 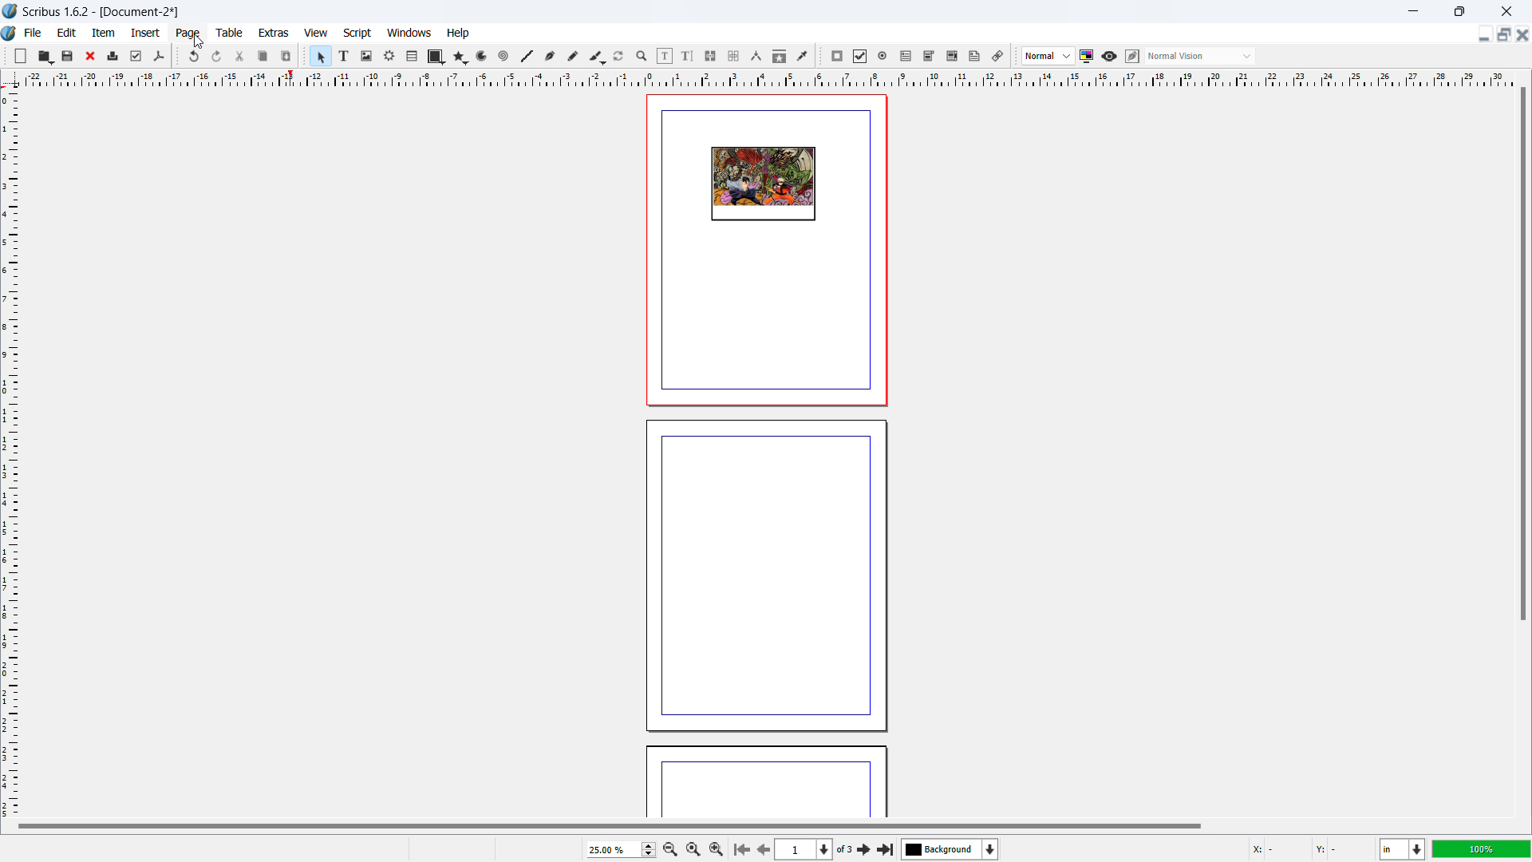 What do you see at coordinates (1482, 36) in the screenshot?
I see `minimize document` at bounding box center [1482, 36].